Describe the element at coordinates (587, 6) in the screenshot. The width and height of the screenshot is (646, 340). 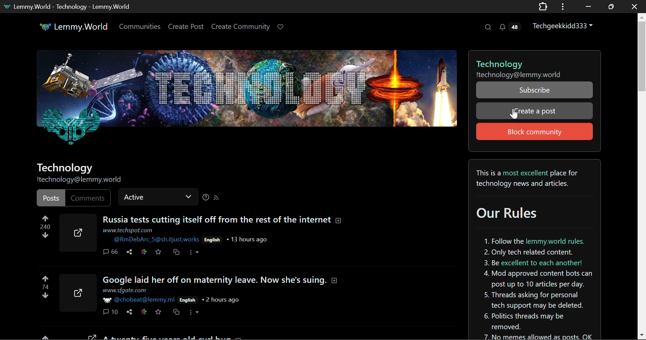
I see `Restore Down` at that location.